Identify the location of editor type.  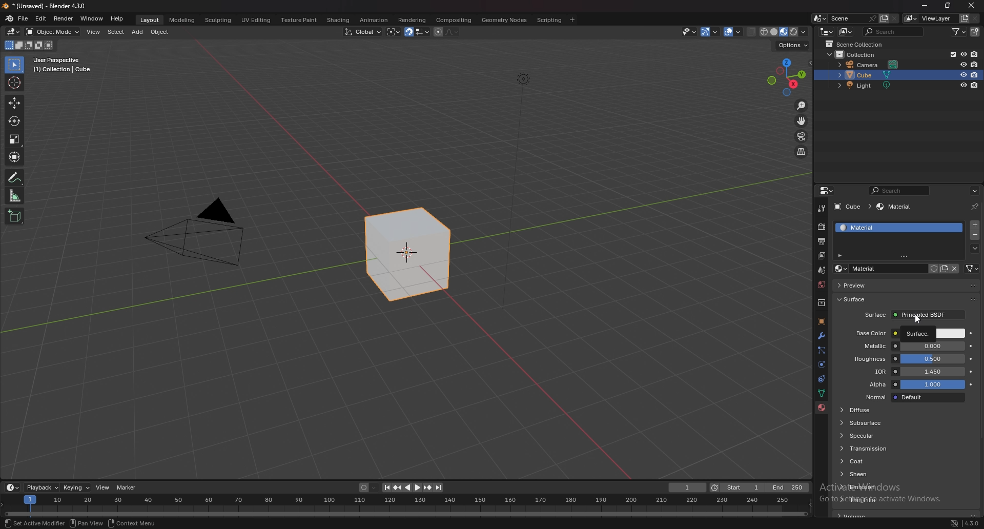
(826, 191).